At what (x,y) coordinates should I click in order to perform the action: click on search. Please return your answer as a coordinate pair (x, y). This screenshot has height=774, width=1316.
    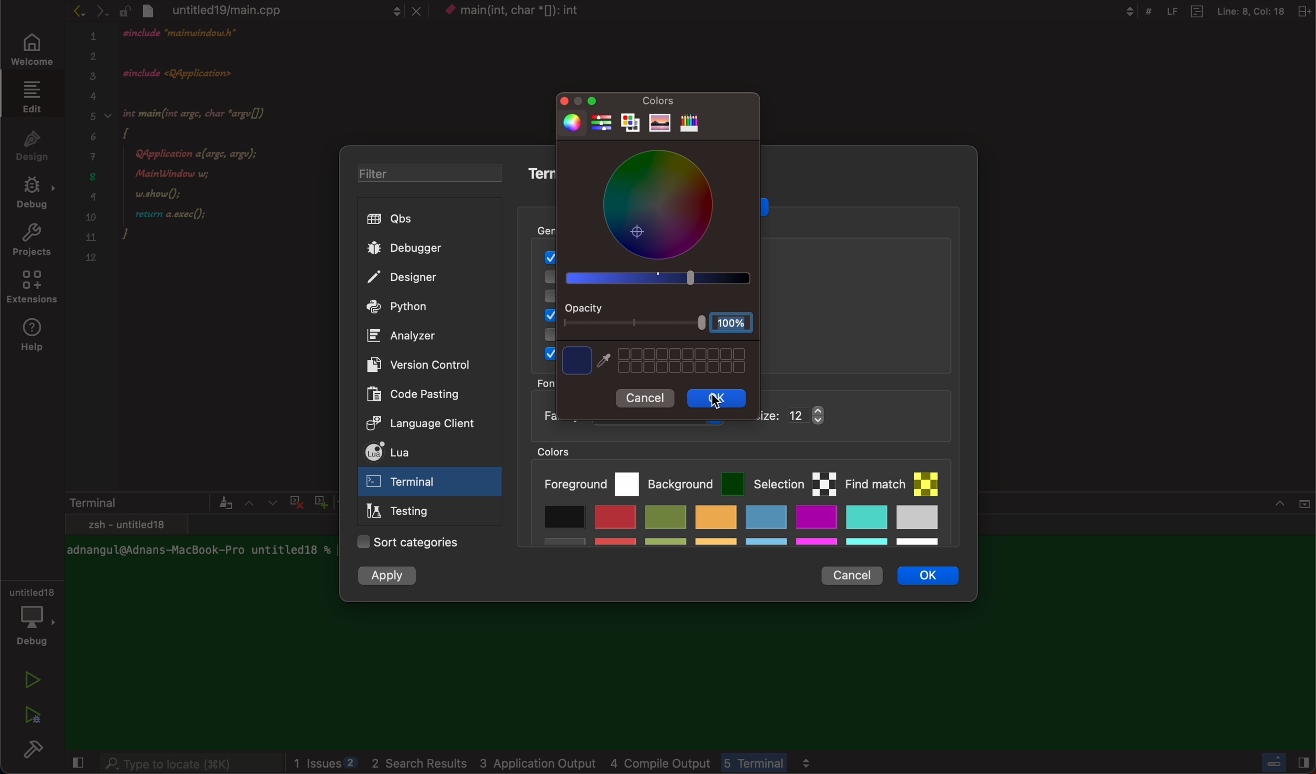
    Looking at the image, I should click on (190, 765).